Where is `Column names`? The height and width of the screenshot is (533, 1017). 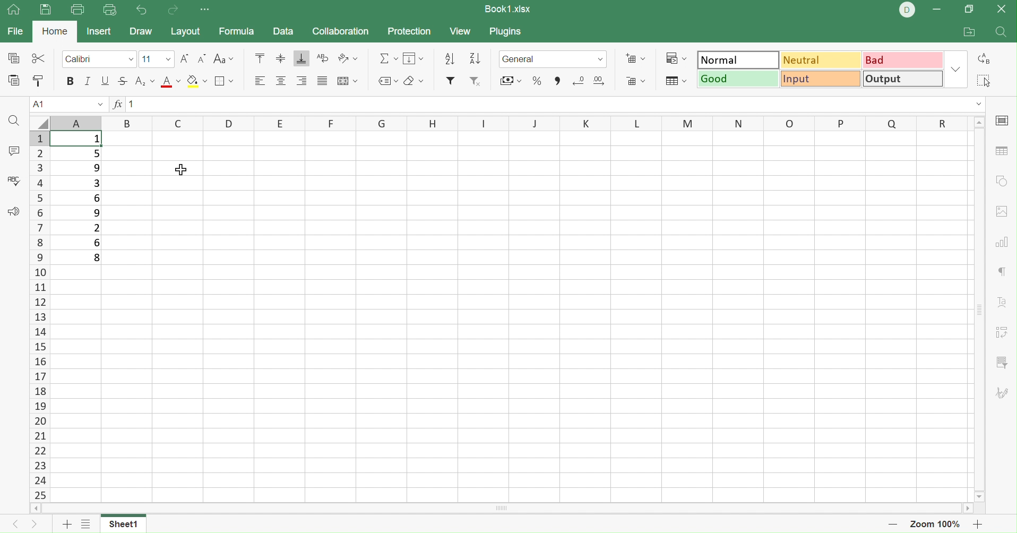
Column names is located at coordinates (509, 125).